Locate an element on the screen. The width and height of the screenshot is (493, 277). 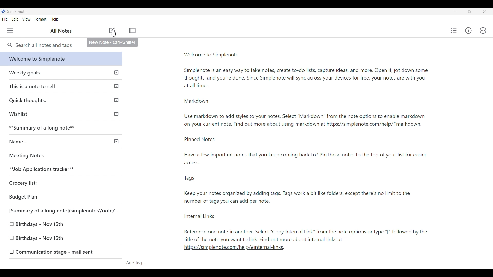
Toggle focus mode is located at coordinates (132, 31).